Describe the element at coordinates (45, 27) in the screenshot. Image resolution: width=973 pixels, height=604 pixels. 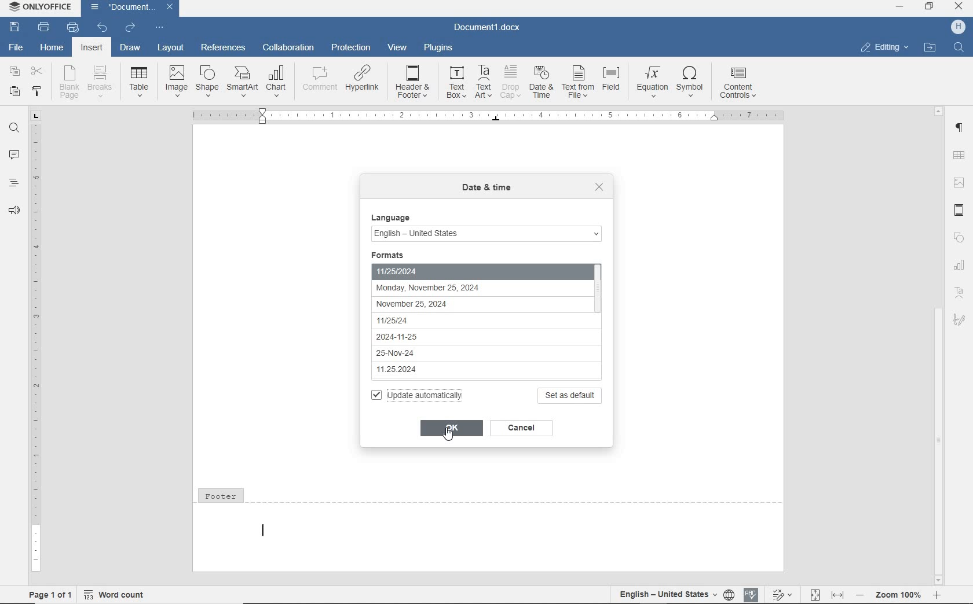
I see `print file` at that location.